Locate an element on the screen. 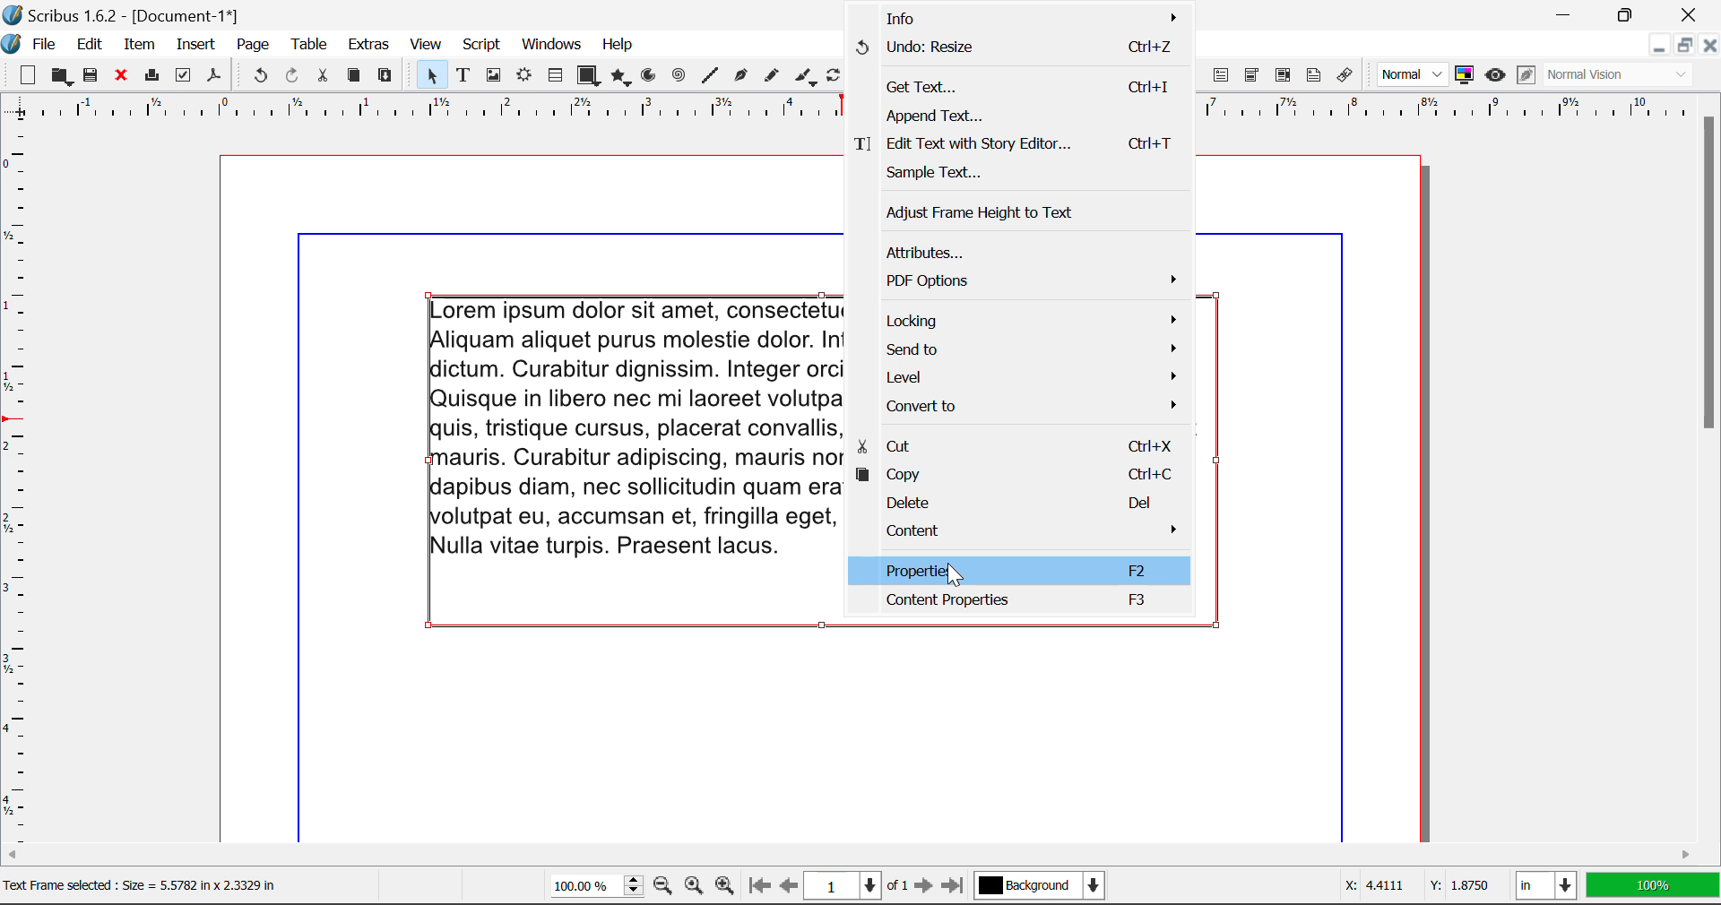 This screenshot has height=905, width=1721. Cursor Position is located at coordinates (953, 576).